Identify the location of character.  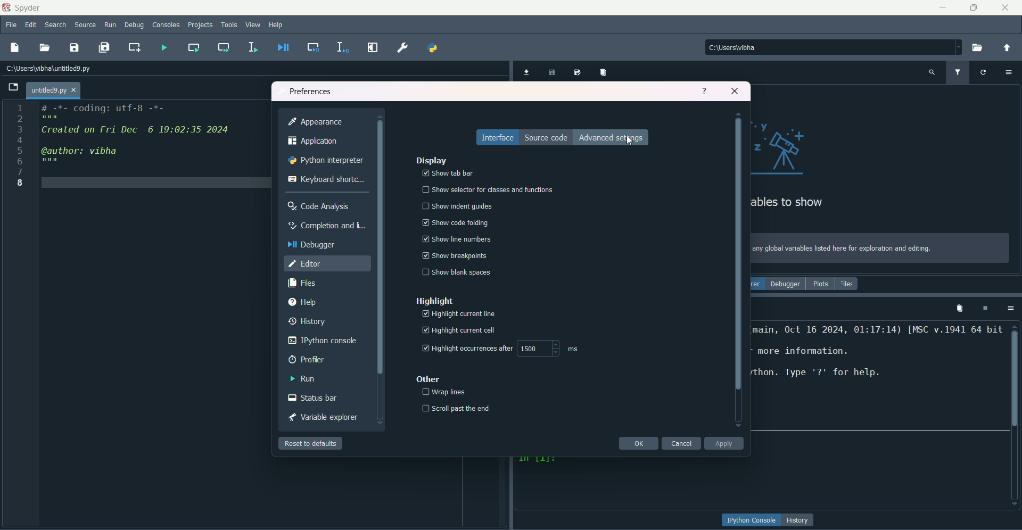
(538, 458).